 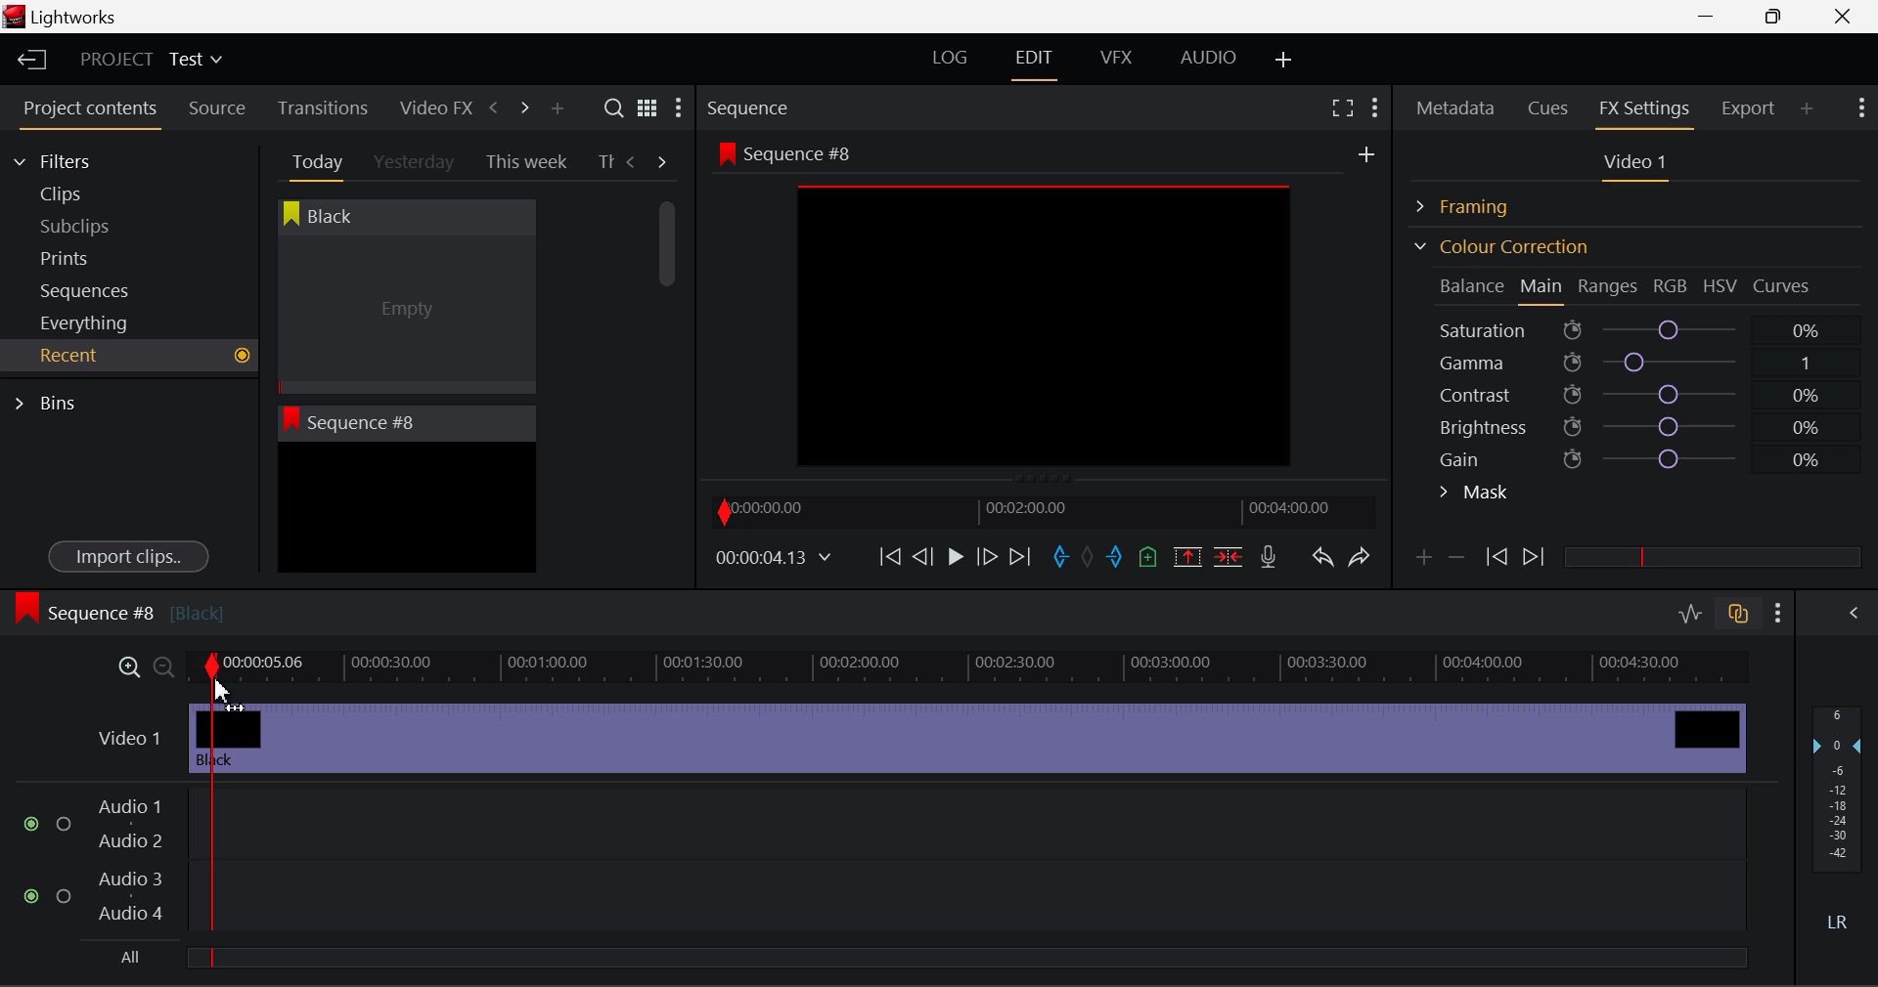 What do you see at coordinates (953, 558) in the screenshot?
I see `Play` at bounding box center [953, 558].